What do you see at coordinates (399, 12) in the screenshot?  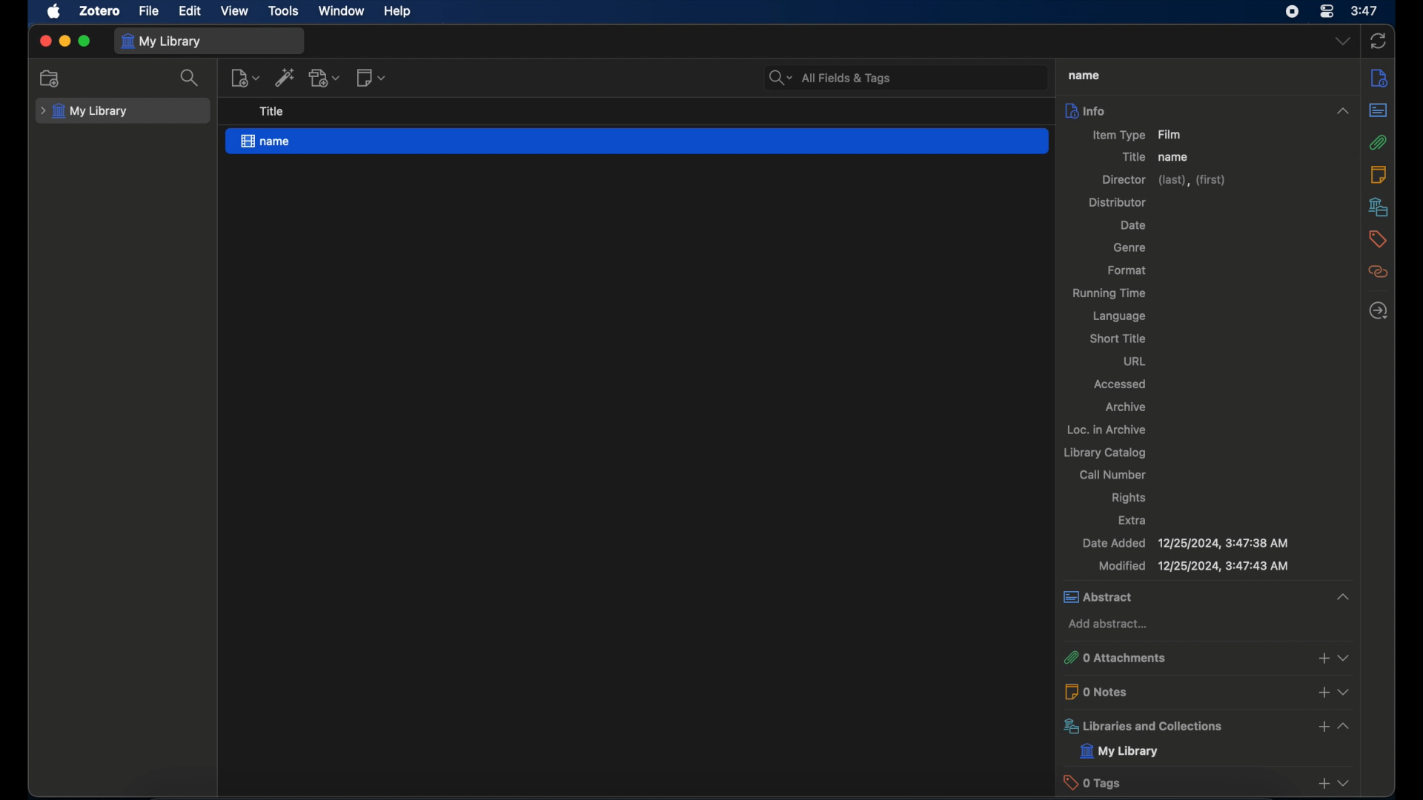 I see `help` at bounding box center [399, 12].